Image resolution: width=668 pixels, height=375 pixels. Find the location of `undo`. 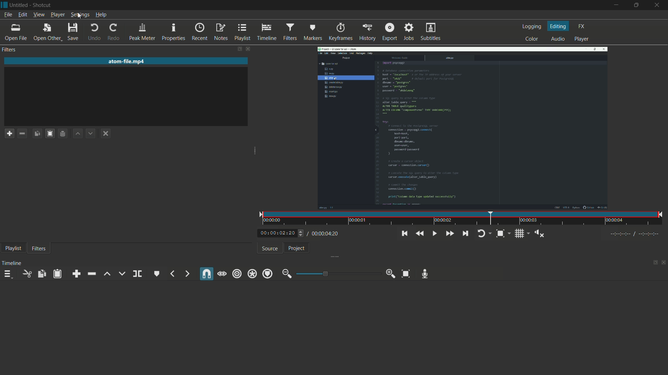

undo is located at coordinates (94, 32).